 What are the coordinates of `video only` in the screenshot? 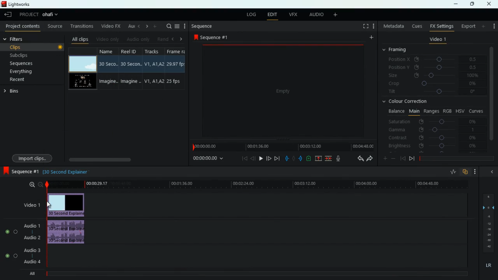 It's located at (107, 39).